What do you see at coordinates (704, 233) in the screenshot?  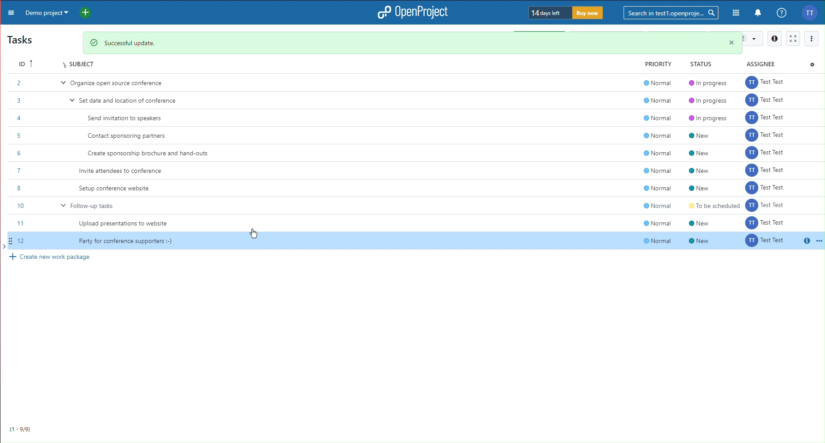 I see `new` at bounding box center [704, 233].